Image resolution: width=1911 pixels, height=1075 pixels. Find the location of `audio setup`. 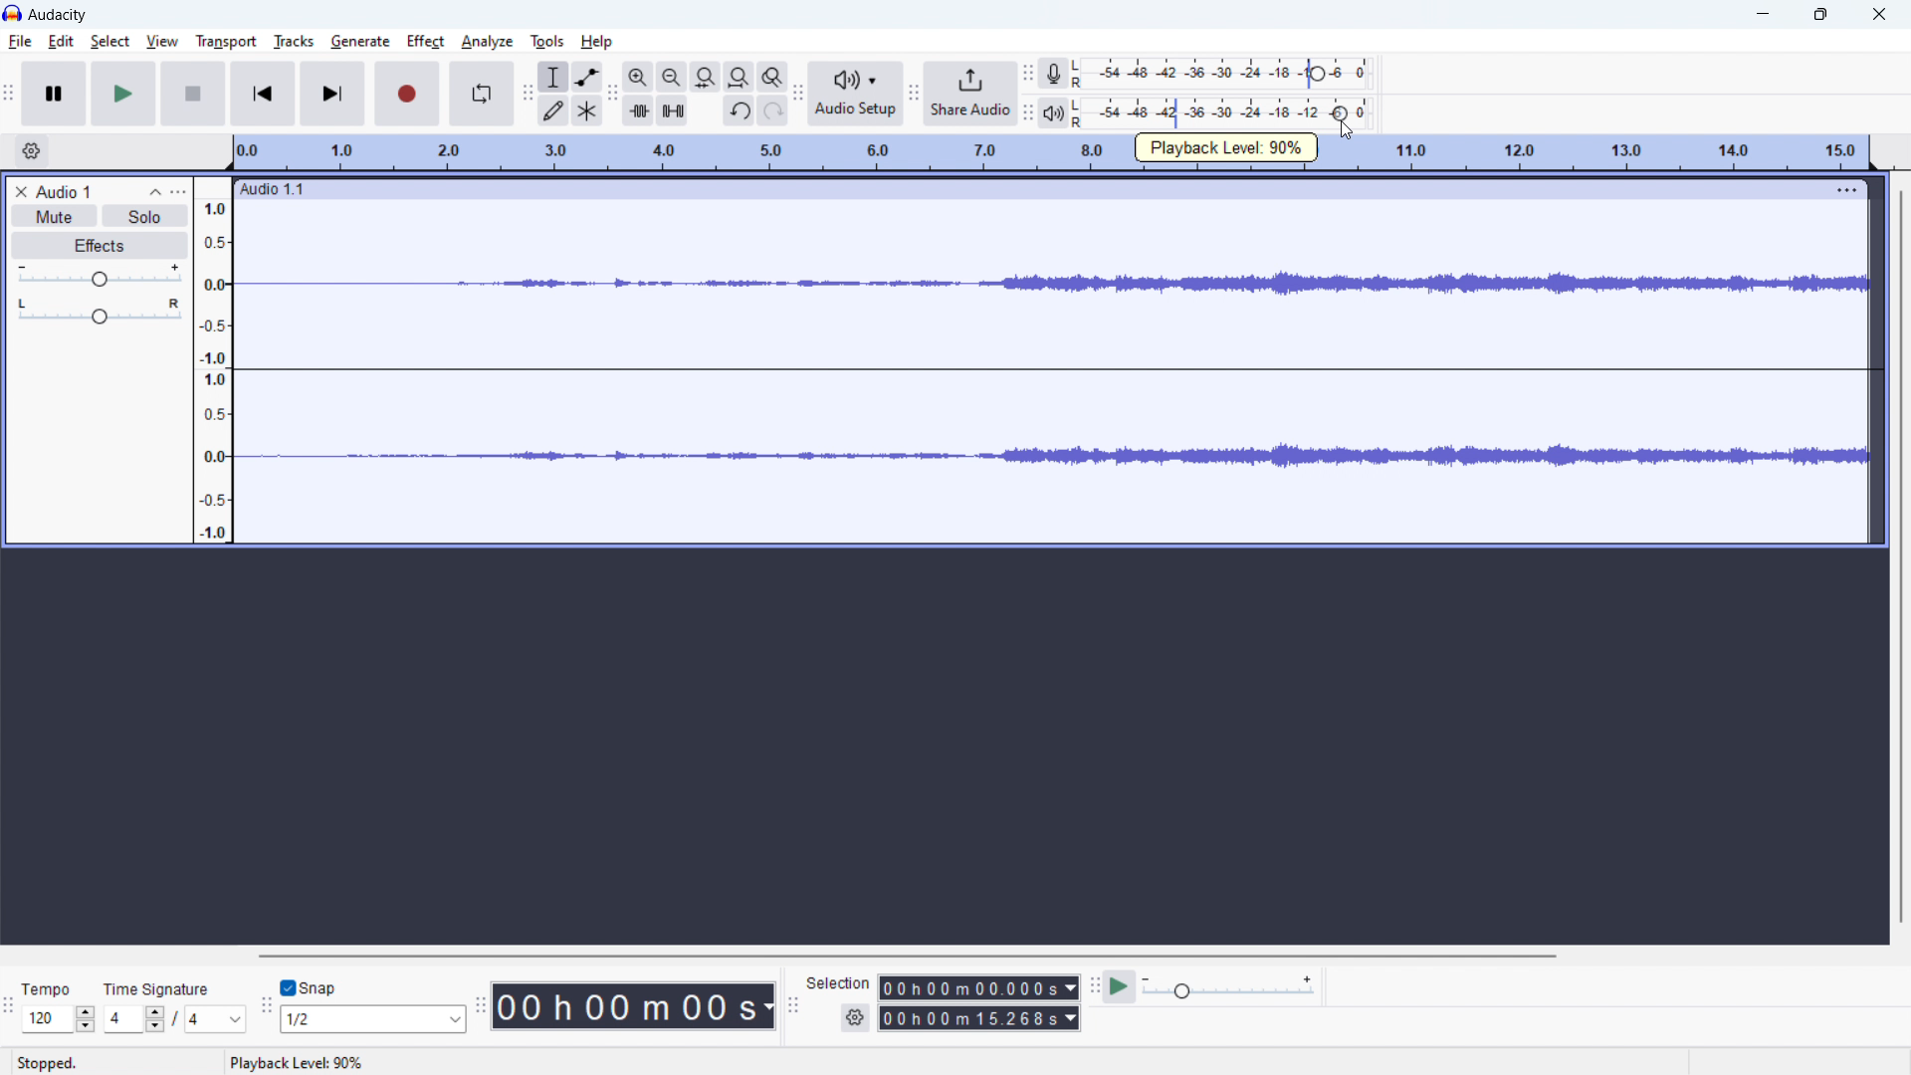

audio setup is located at coordinates (856, 95).